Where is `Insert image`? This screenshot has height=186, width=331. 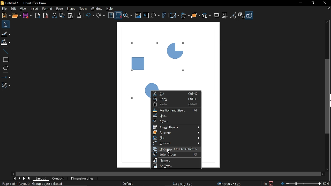
Insert image is located at coordinates (138, 16).